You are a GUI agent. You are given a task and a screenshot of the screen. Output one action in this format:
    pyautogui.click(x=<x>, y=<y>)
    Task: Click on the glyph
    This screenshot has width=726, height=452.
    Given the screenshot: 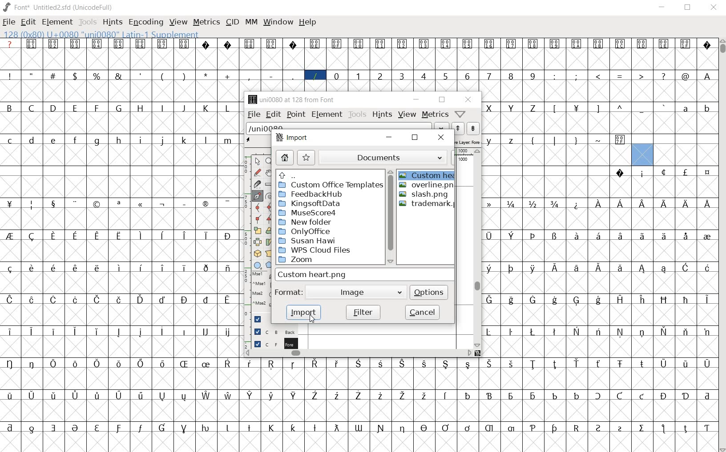 What is the action you would take?
    pyautogui.click(x=598, y=235)
    